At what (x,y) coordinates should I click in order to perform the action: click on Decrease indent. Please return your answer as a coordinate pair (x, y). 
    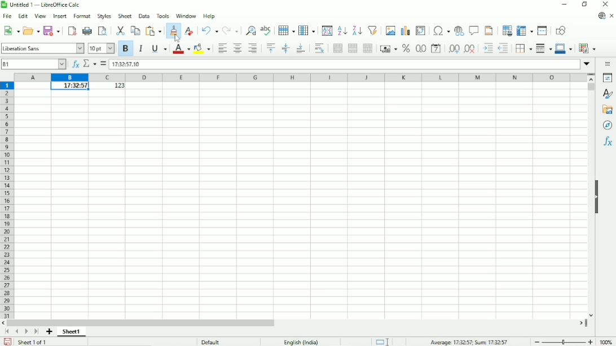
    Looking at the image, I should click on (503, 48).